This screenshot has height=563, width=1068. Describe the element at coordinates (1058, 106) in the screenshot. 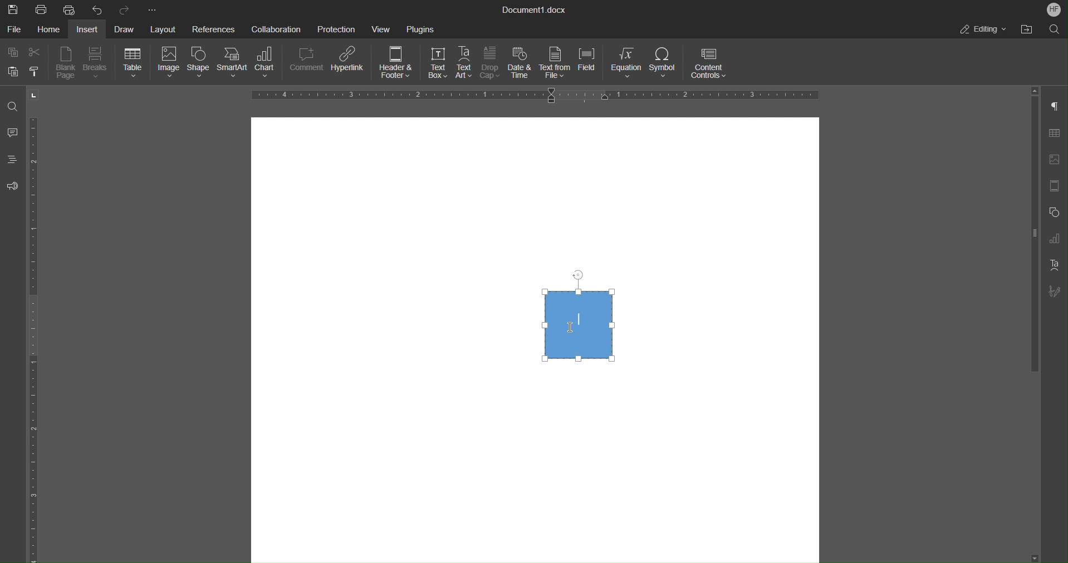

I see `Paragraph Settings` at that location.